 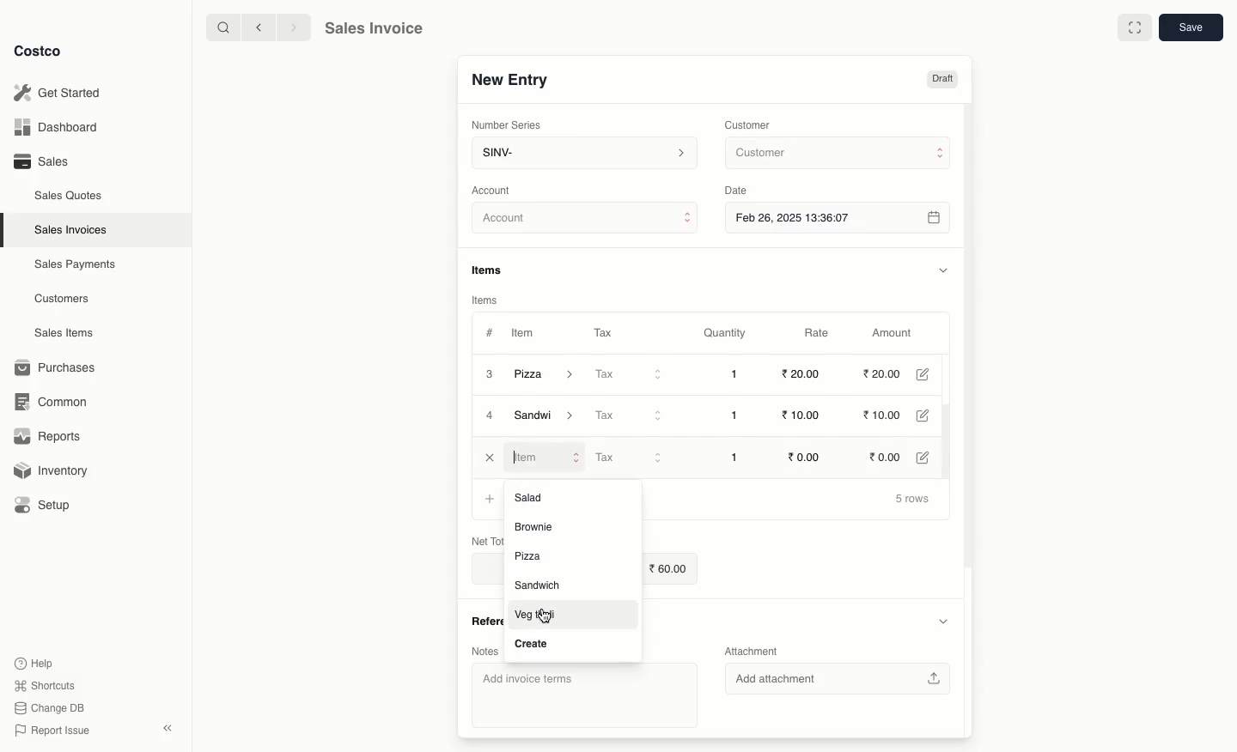 What do you see at coordinates (578, 694) in the screenshot?
I see `‘Add invoice terms` at bounding box center [578, 694].